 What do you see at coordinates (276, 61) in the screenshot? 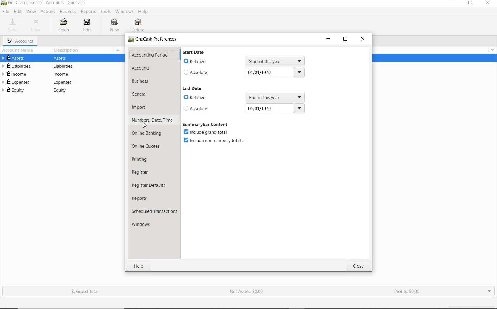
I see `start of this year` at bounding box center [276, 61].